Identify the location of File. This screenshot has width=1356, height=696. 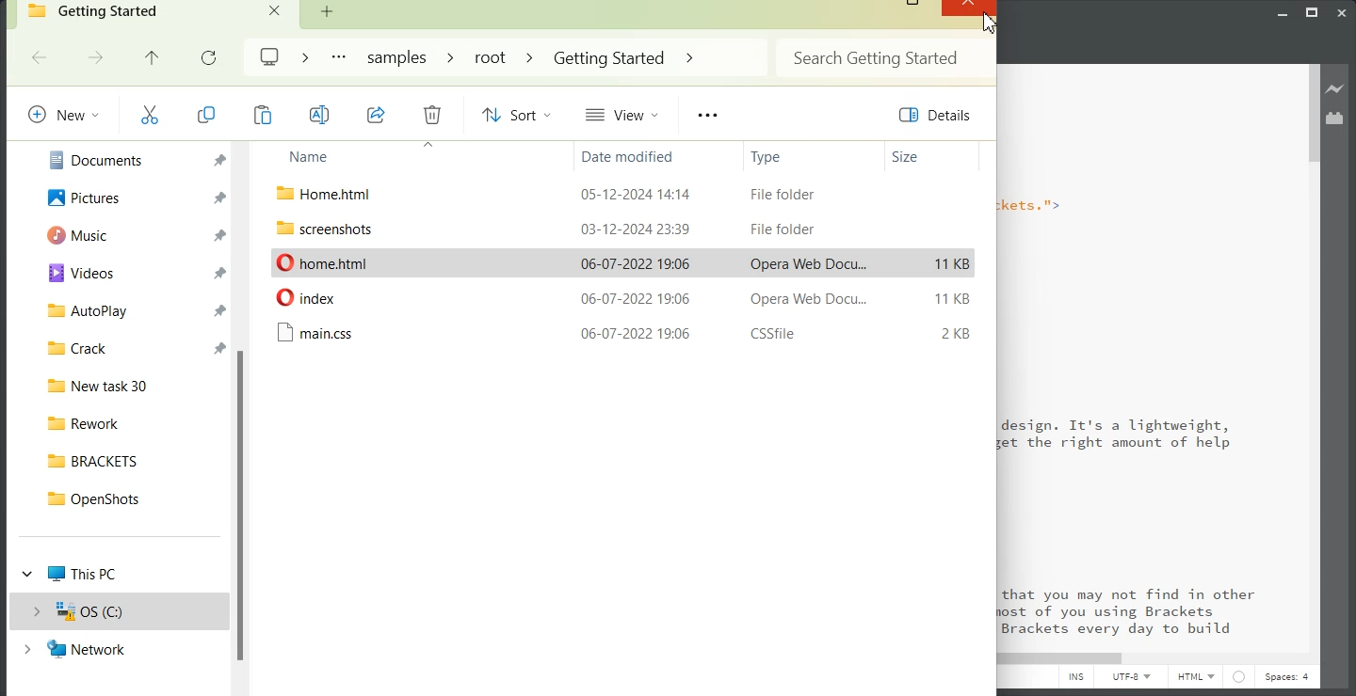
(325, 334).